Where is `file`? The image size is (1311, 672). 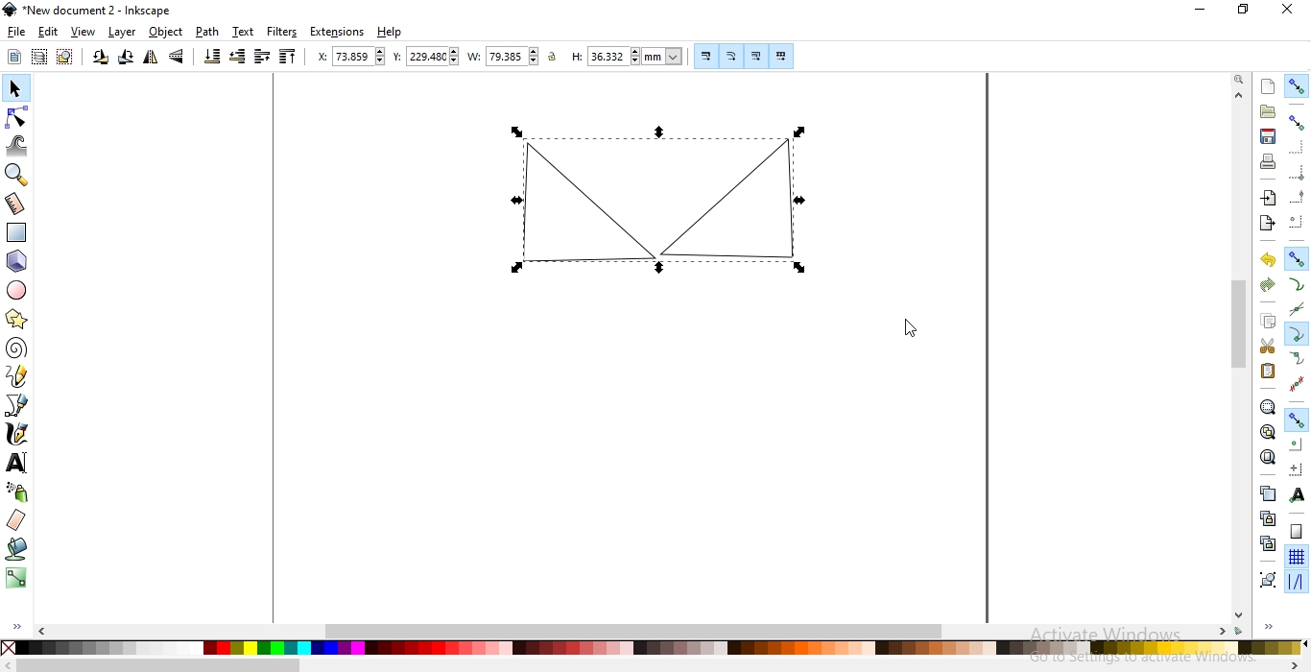
file is located at coordinates (16, 33).